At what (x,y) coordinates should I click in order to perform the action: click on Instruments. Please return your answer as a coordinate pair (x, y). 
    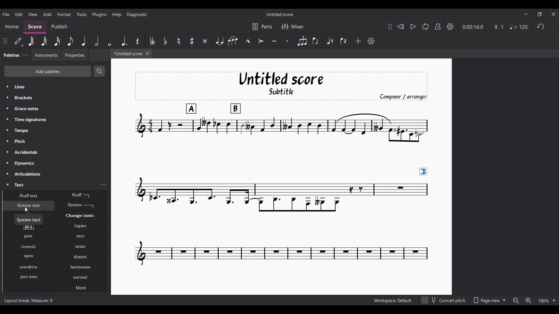
    Looking at the image, I should click on (46, 55).